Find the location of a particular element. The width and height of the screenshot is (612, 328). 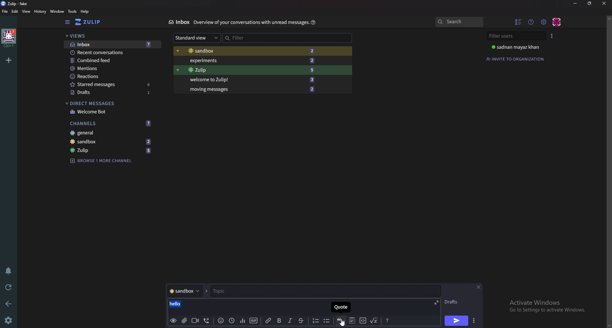

Combined feed is located at coordinates (110, 61).